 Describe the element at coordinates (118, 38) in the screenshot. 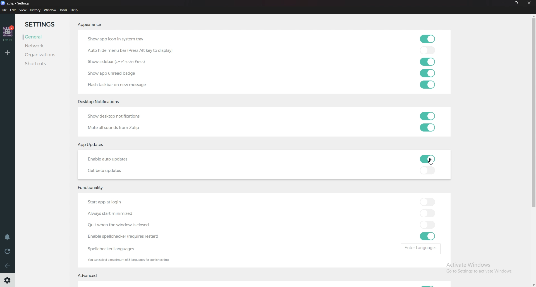

I see `Show app icon in system tray` at that location.